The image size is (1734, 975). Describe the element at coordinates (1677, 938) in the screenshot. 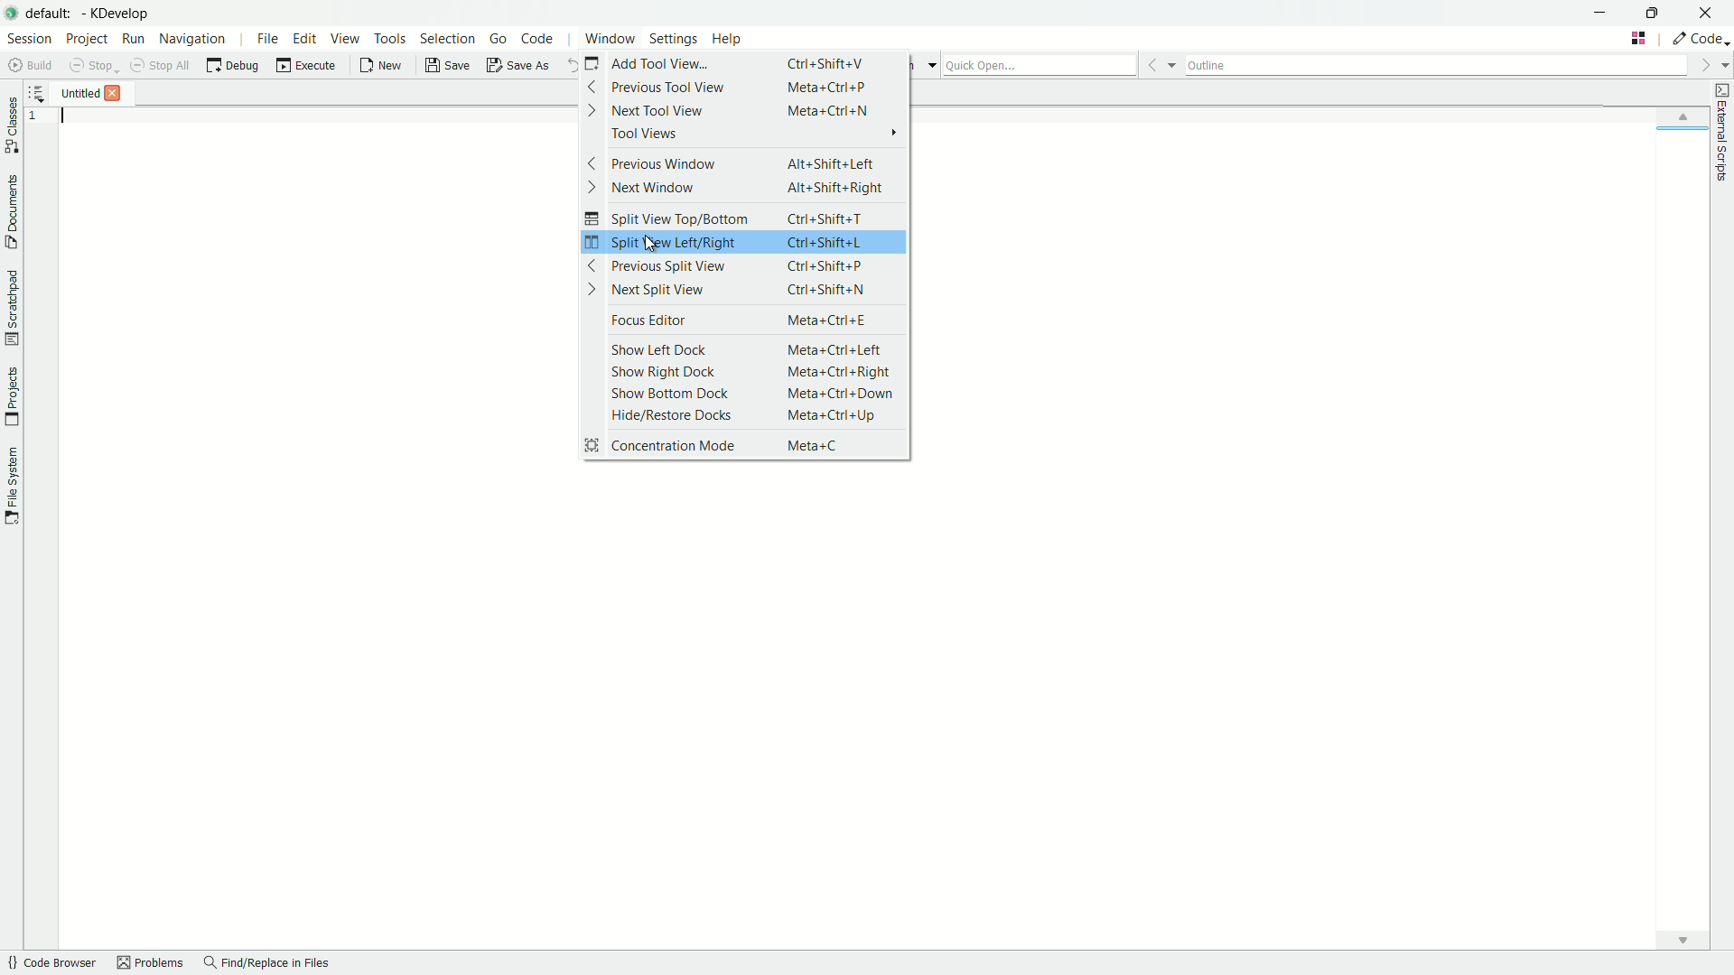

I see `down` at that location.